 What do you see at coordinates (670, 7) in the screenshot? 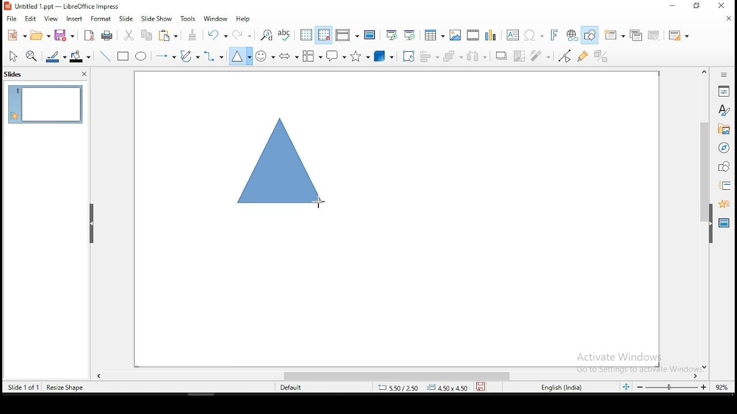
I see `minimize` at bounding box center [670, 7].